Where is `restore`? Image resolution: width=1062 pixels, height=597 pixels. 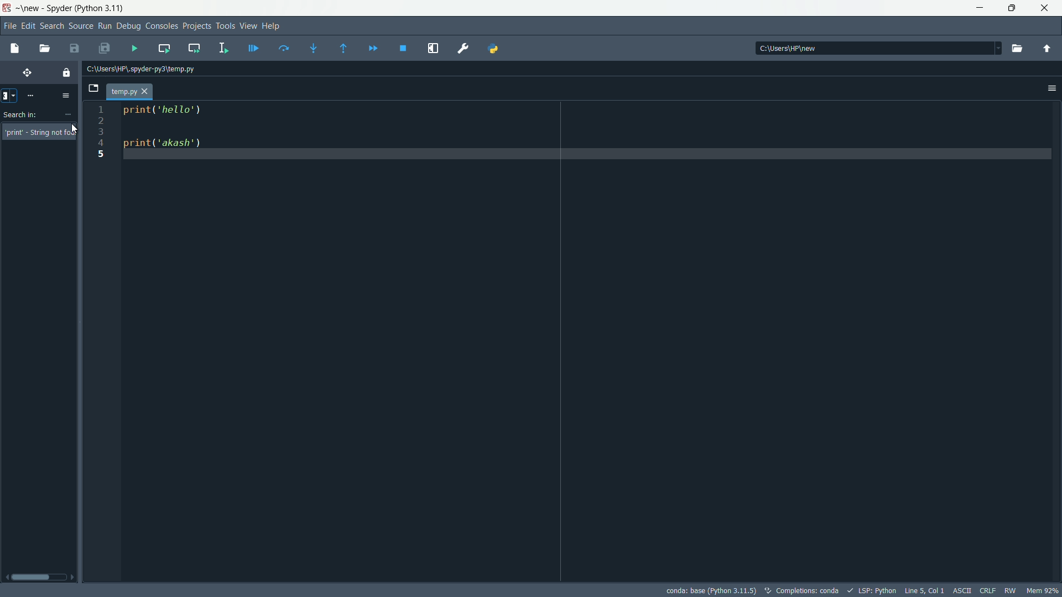 restore is located at coordinates (1012, 8).